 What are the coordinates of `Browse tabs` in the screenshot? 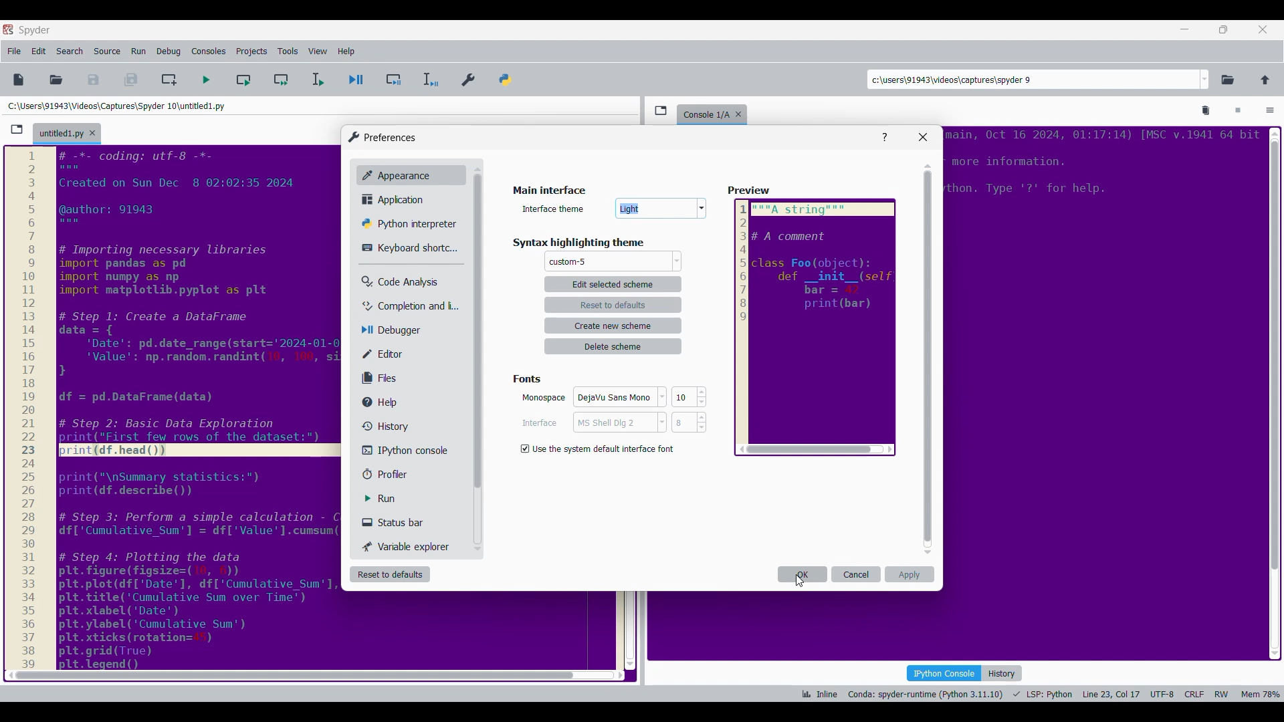 It's located at (17, 130).